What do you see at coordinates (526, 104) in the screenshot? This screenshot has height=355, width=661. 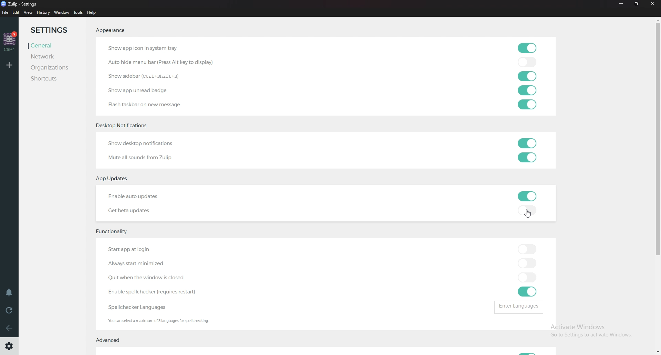 I see `toggle` at bounding box center [526, 104].